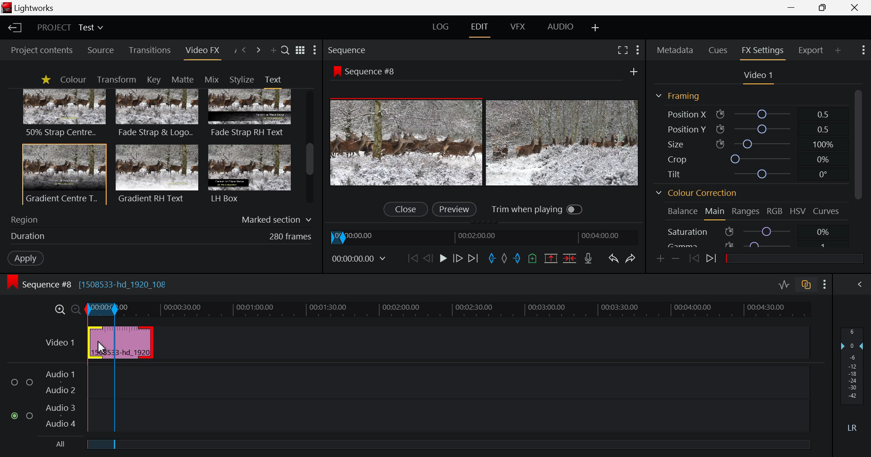  I want to click on Add, so click(631, 71).